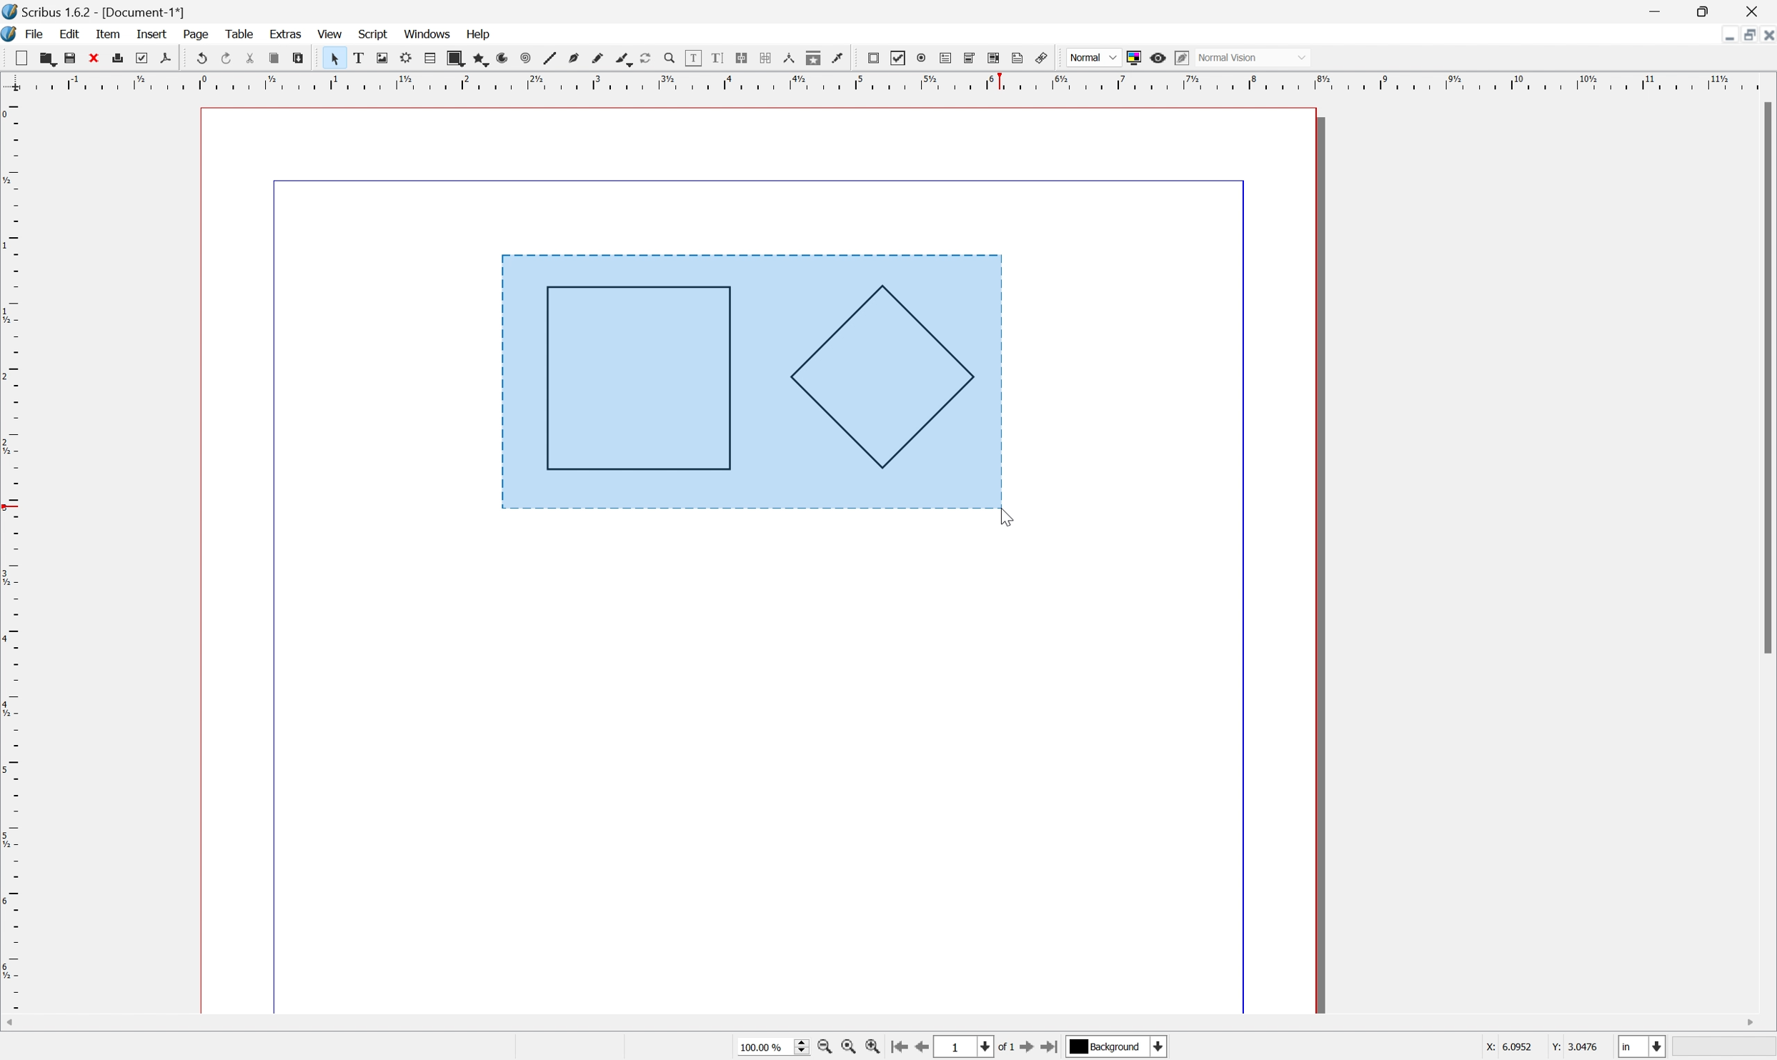  I want to click on print, so click(116, 58).